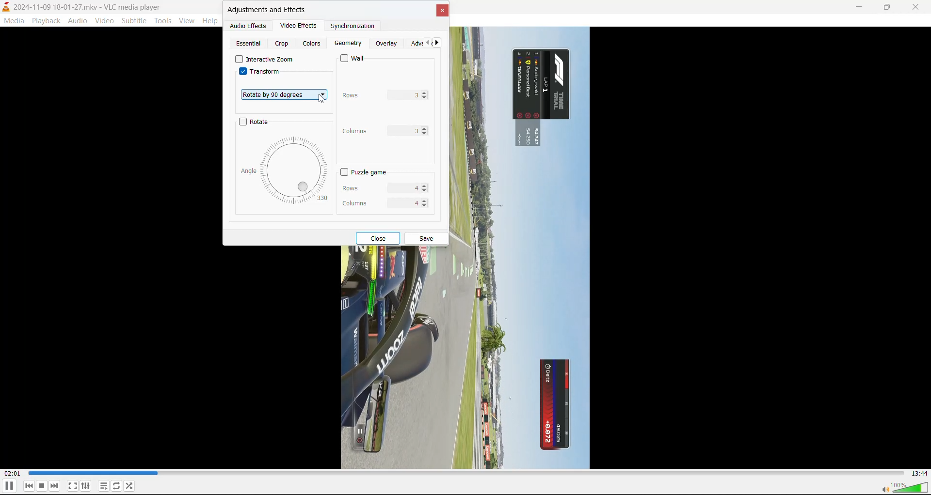 The height and width of the screenshot is (495, 931). I want to click on tools, so click(165, 22).